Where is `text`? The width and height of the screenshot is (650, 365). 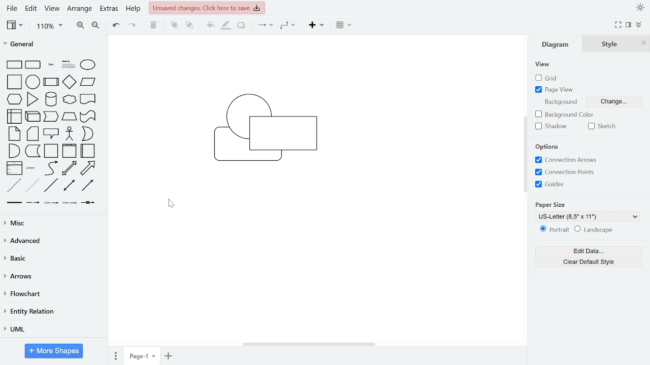 text is located at coordinates (50, 64).